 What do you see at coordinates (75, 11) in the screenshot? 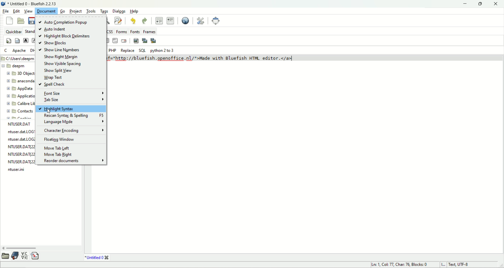
I see `project` at bounding box center [75, 11].